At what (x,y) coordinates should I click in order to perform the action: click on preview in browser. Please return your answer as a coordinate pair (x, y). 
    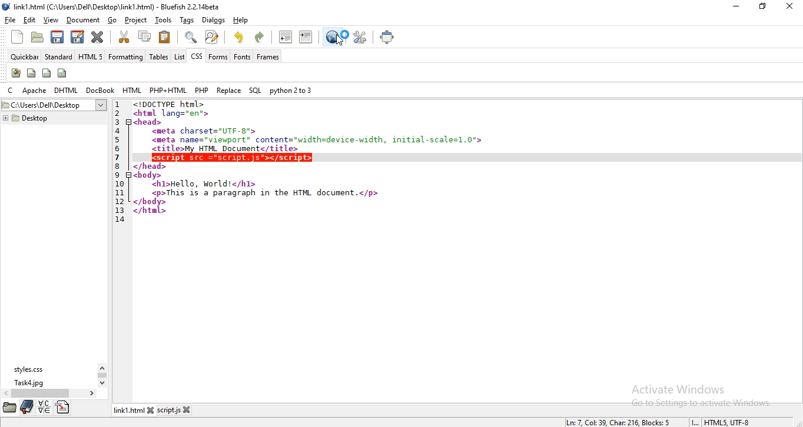
    Looking at the image, I should click on (333, 36).